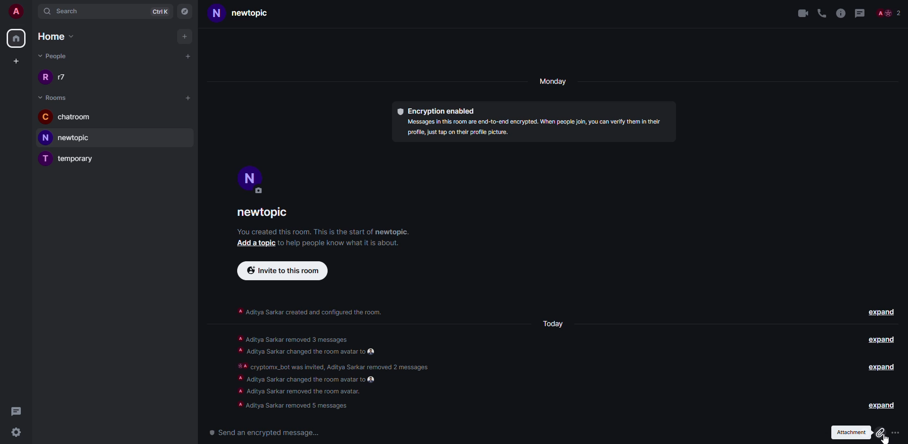 Image resolution: width=908 pixels, height=444 pixels. I want to click on room, so click(71, 138).